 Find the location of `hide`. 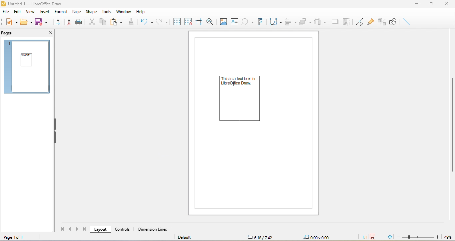

hide is located at coordinates (56, 131).